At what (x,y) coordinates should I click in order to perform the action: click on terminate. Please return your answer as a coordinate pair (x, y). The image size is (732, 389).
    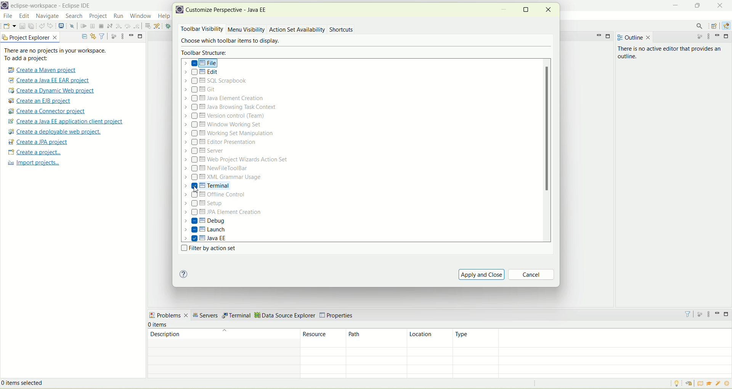
    Looking at the image, I should click on (101, 26).